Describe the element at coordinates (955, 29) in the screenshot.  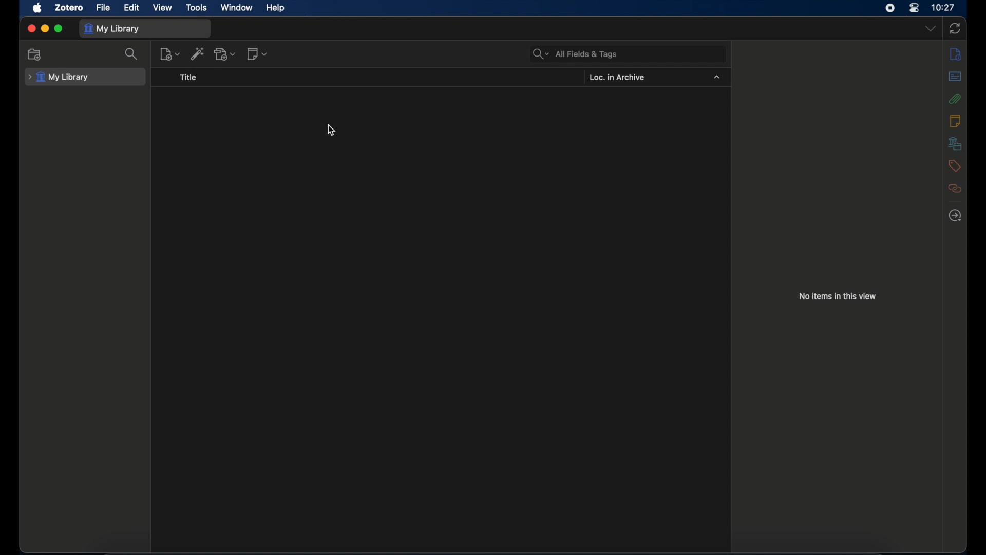
I see `sync` at that location.